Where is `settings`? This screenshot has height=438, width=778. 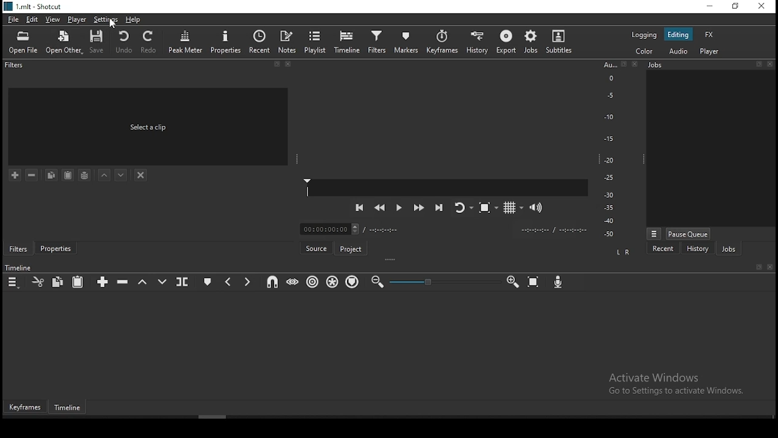
settings is located at coordinates (105, 19).